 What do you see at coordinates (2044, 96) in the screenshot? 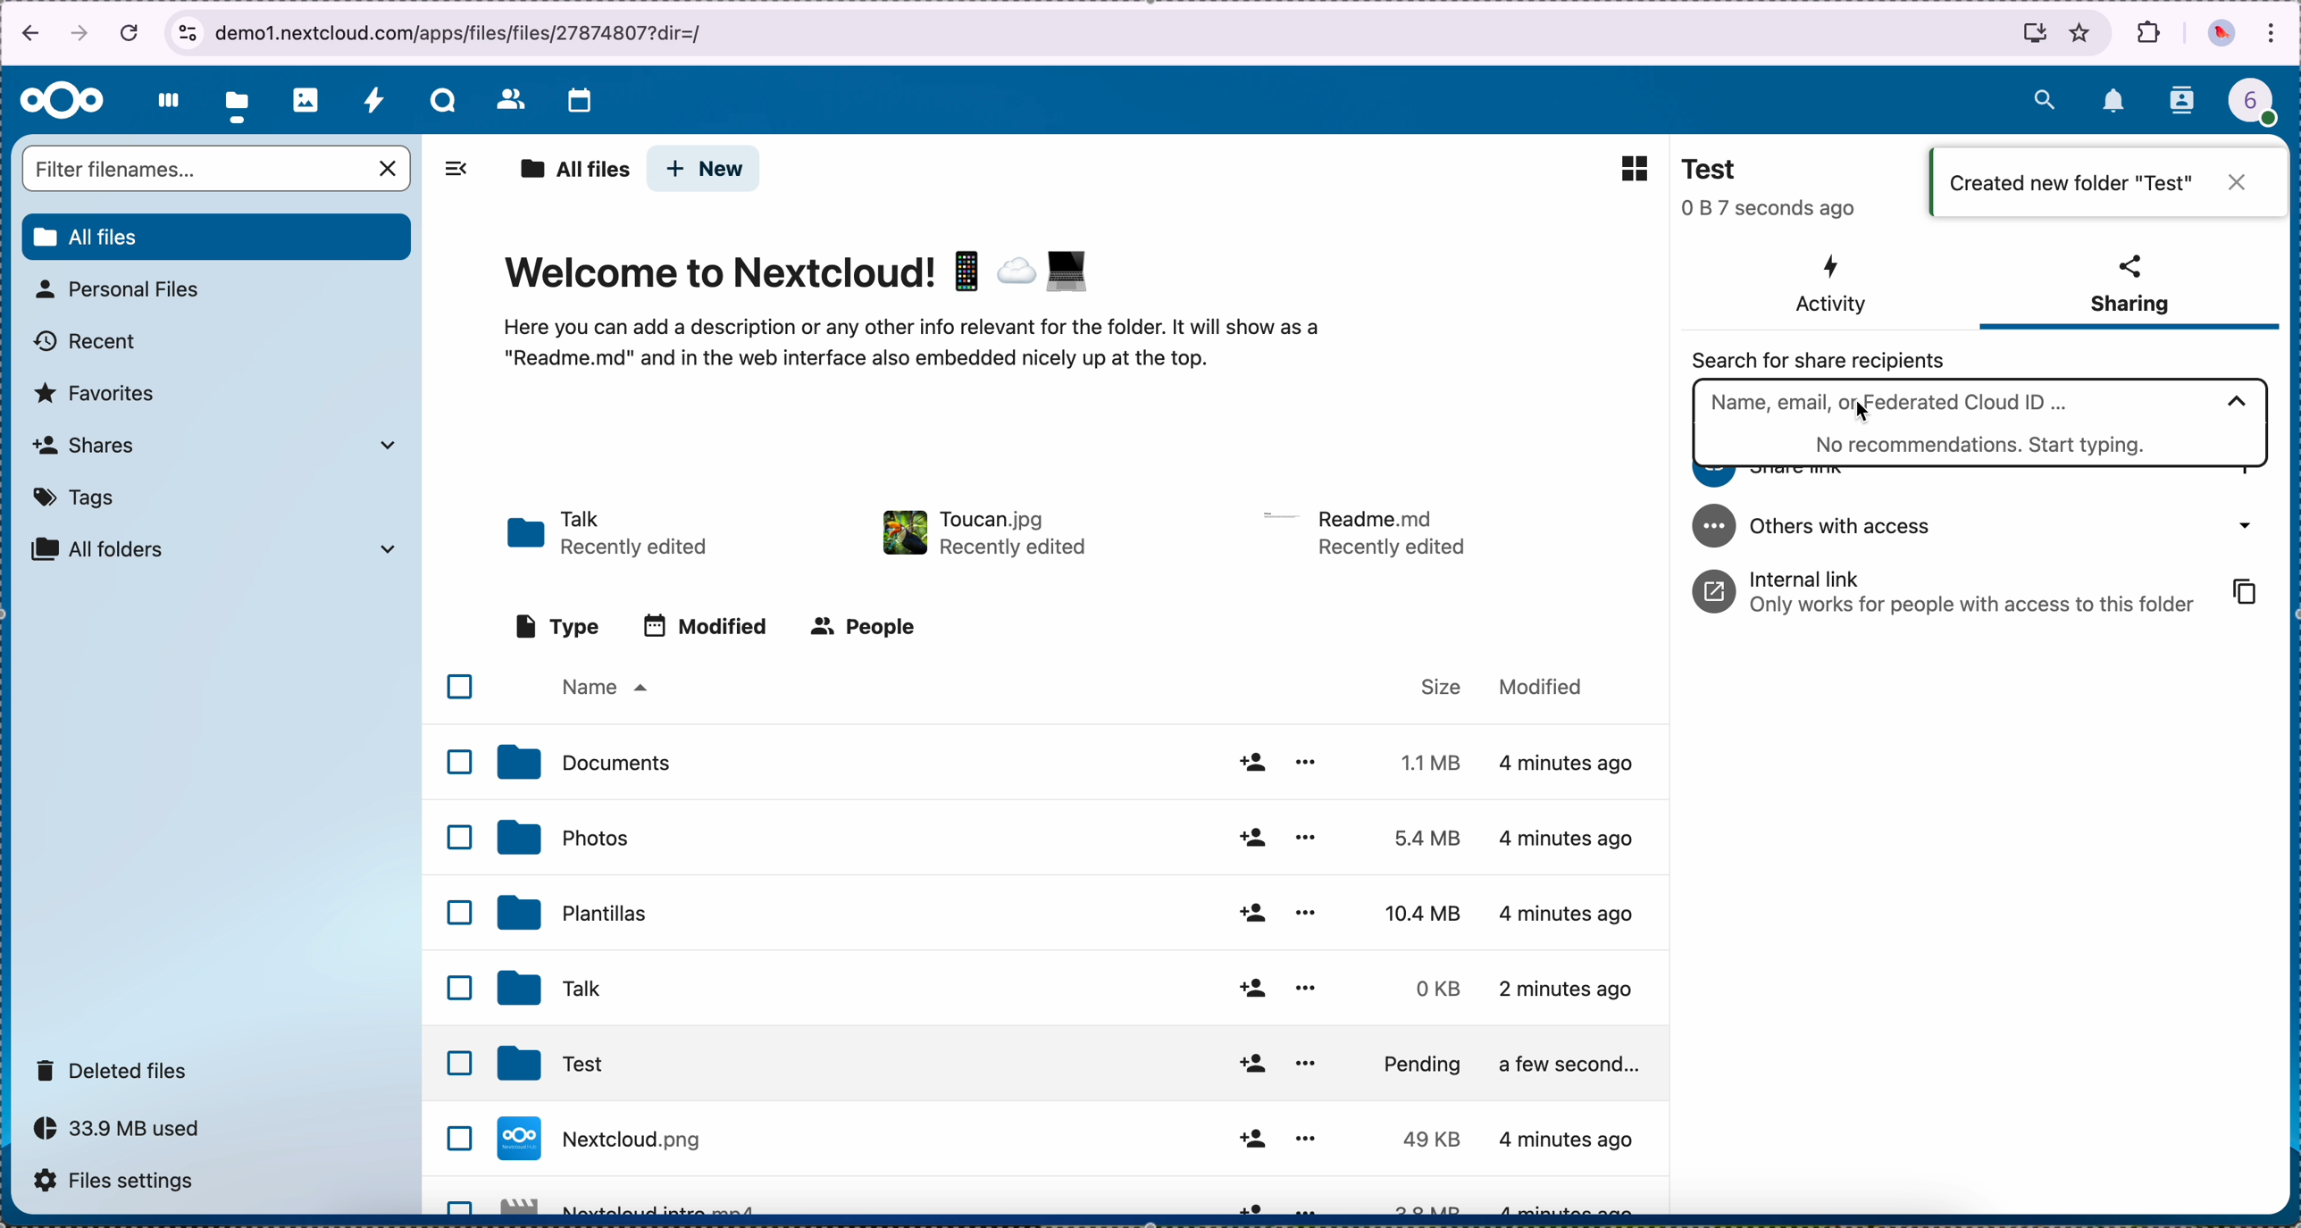
I see `search` at bounding box center [2044, 96].